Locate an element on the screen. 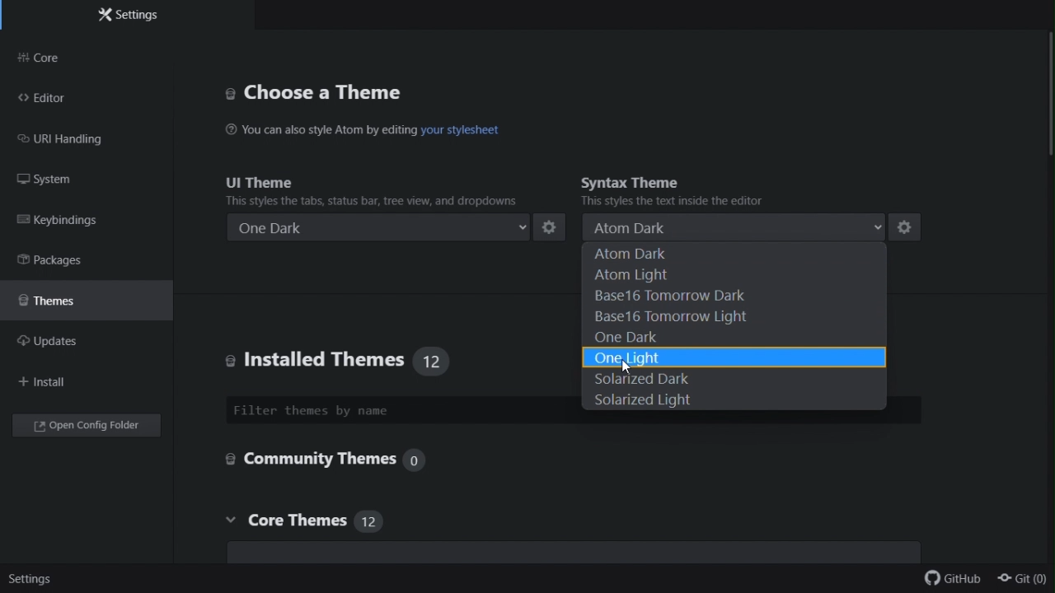 This screenshot has height=593, width=1055. Solarized dark is located at coordinates (732, 377).